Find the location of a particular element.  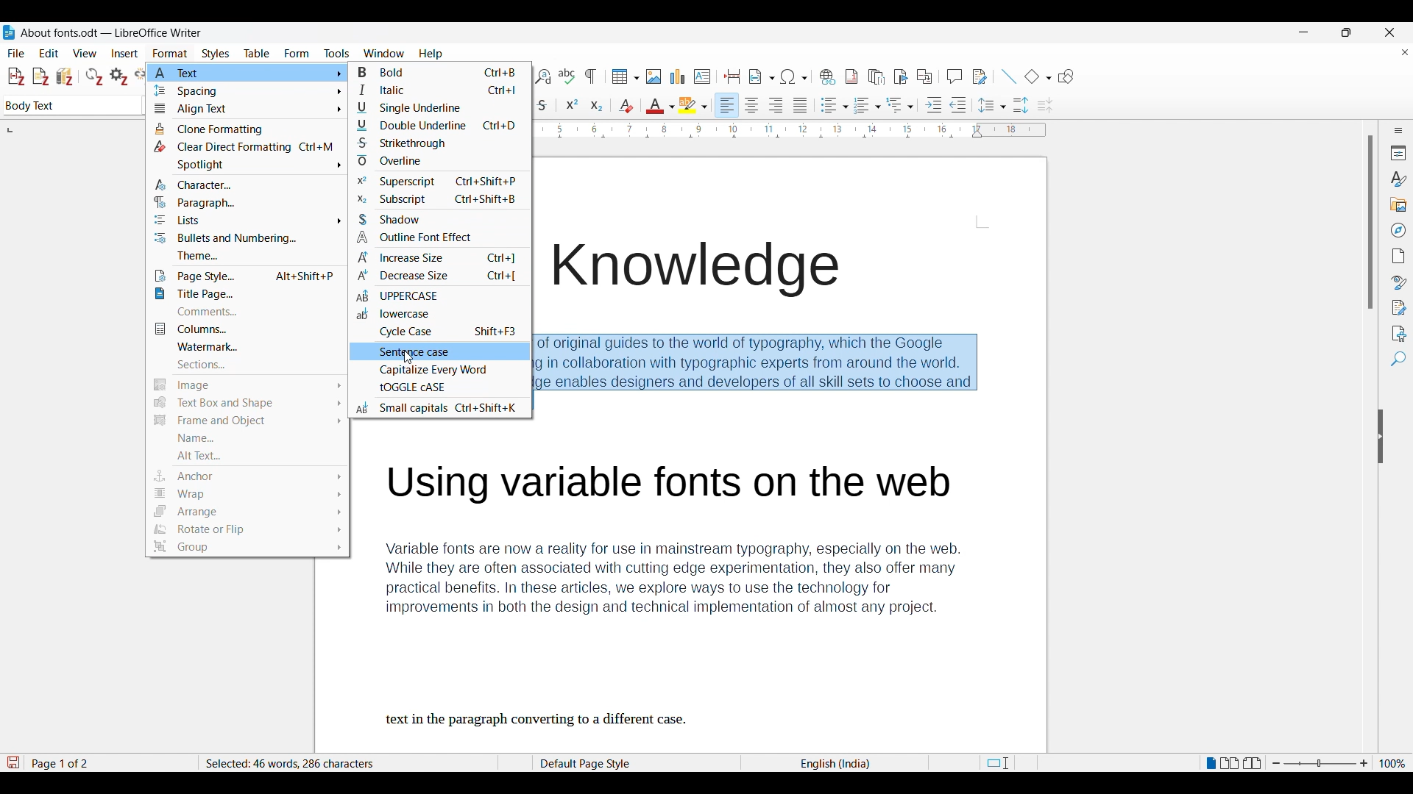

Comments is located at coordinates (244, 312).